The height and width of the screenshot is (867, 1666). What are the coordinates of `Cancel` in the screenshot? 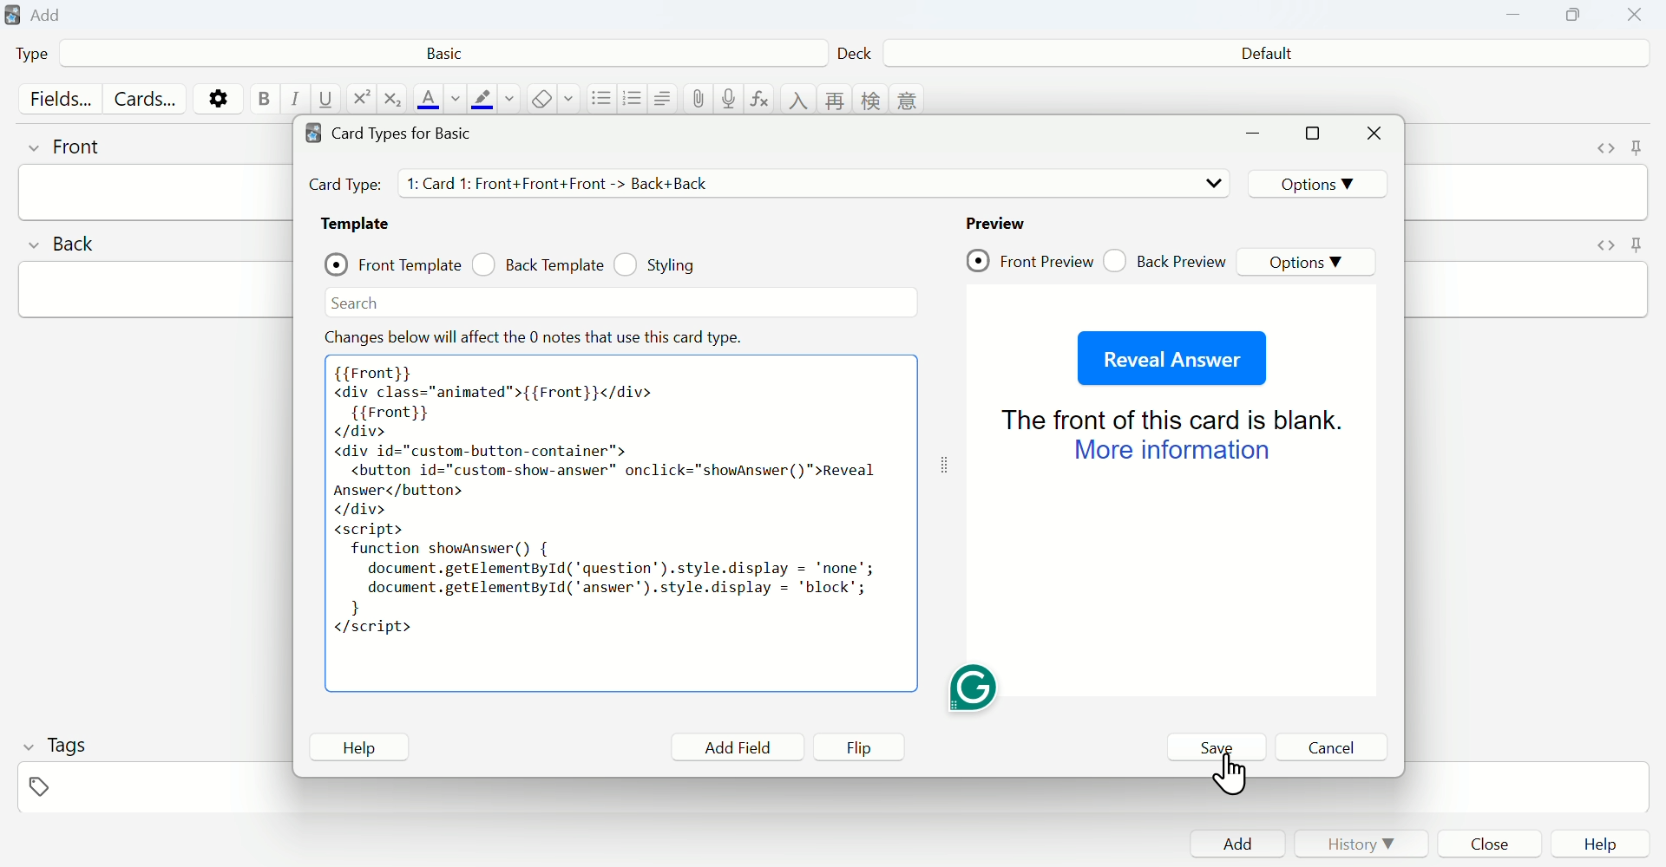 It's located at (1332, 747).